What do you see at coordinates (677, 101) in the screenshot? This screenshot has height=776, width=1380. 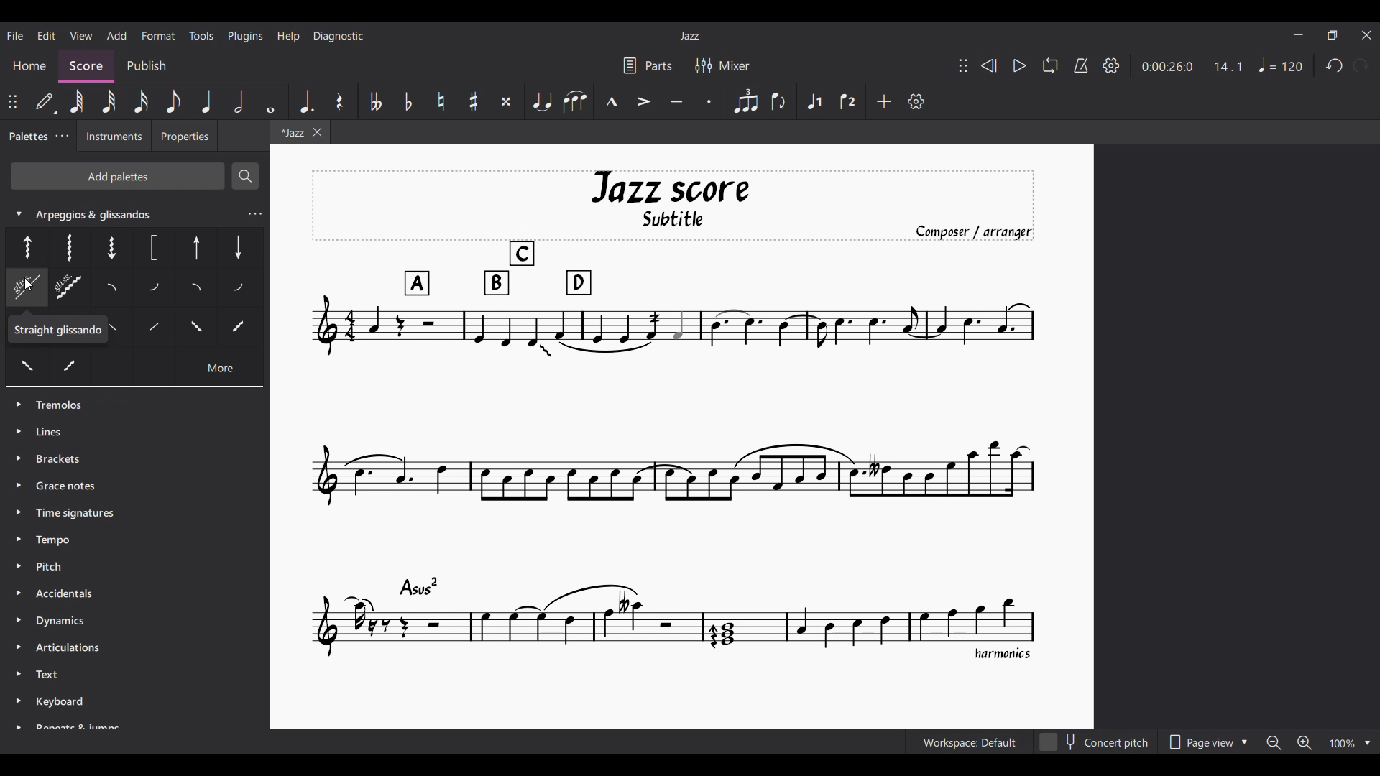 I see `Tenuto` at bounding box center [677, 101].